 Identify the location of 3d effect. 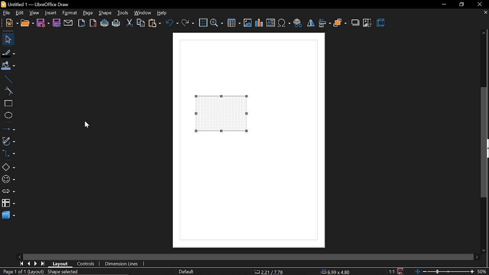
(382, 23).